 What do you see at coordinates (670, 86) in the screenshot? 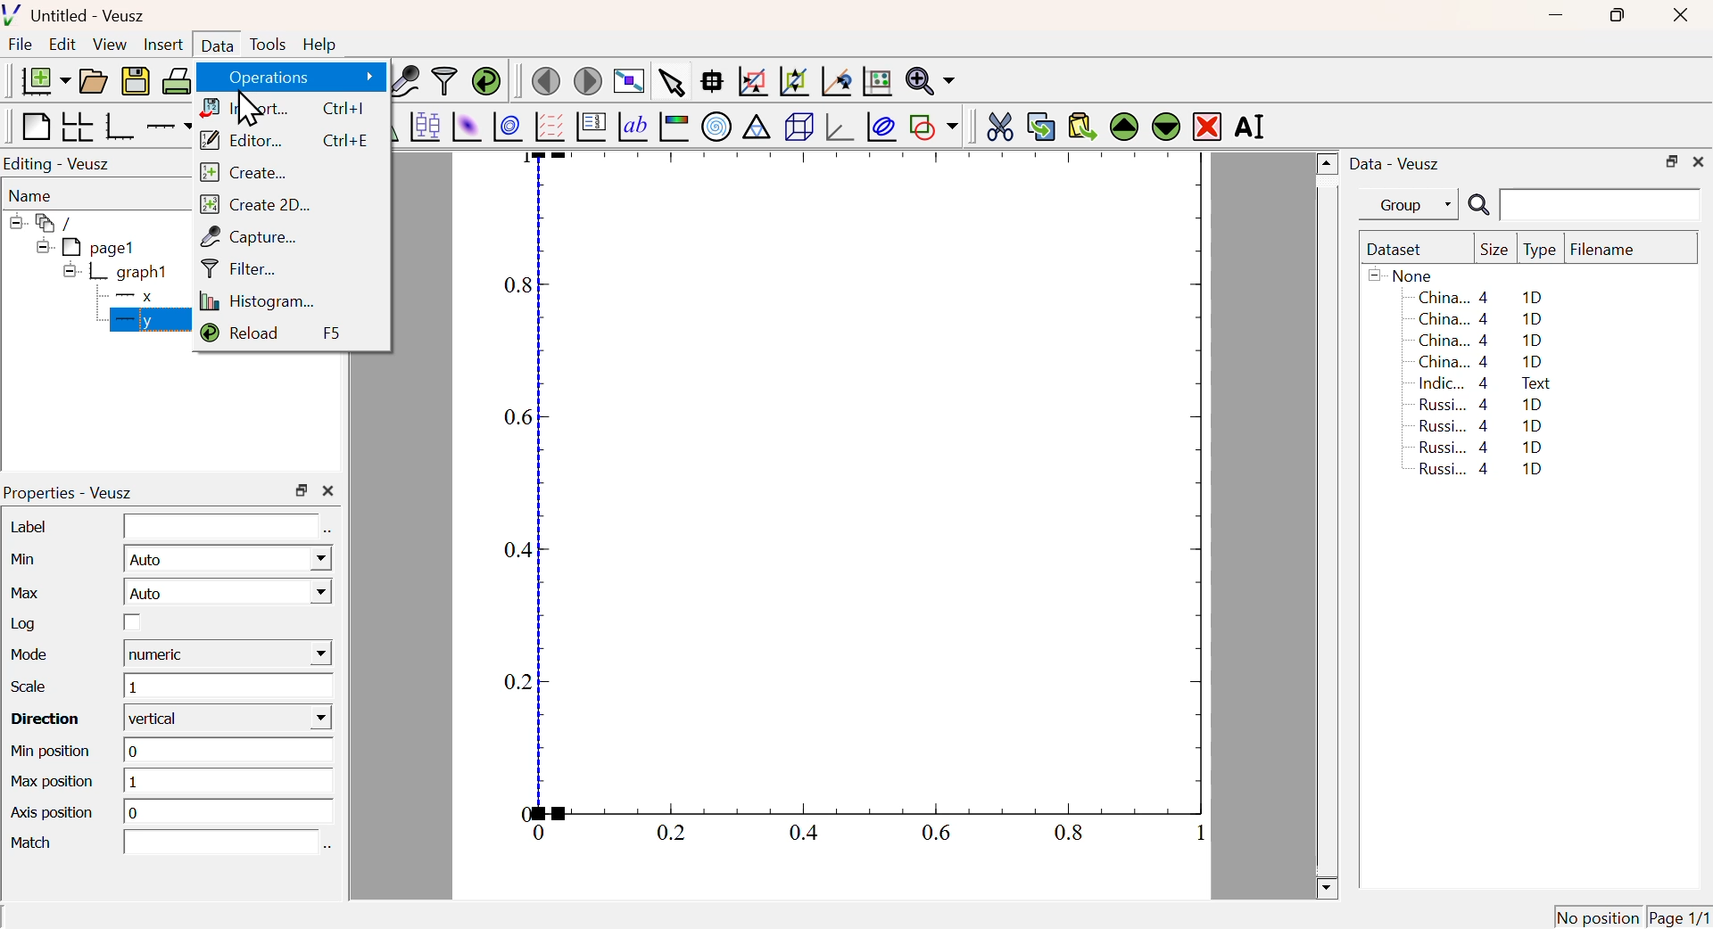
I see `Select items from graph or scroll` at bounding box center [670, 86].